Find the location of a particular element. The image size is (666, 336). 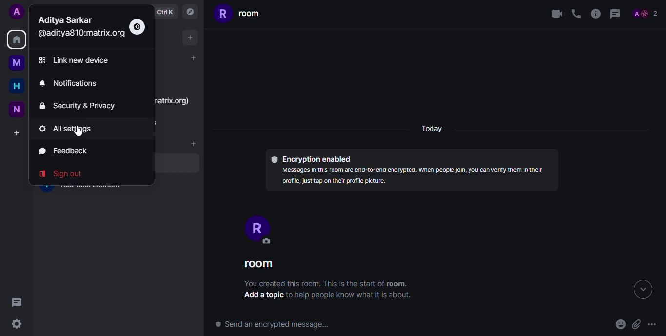

threads is located at coordinates (616, 14).